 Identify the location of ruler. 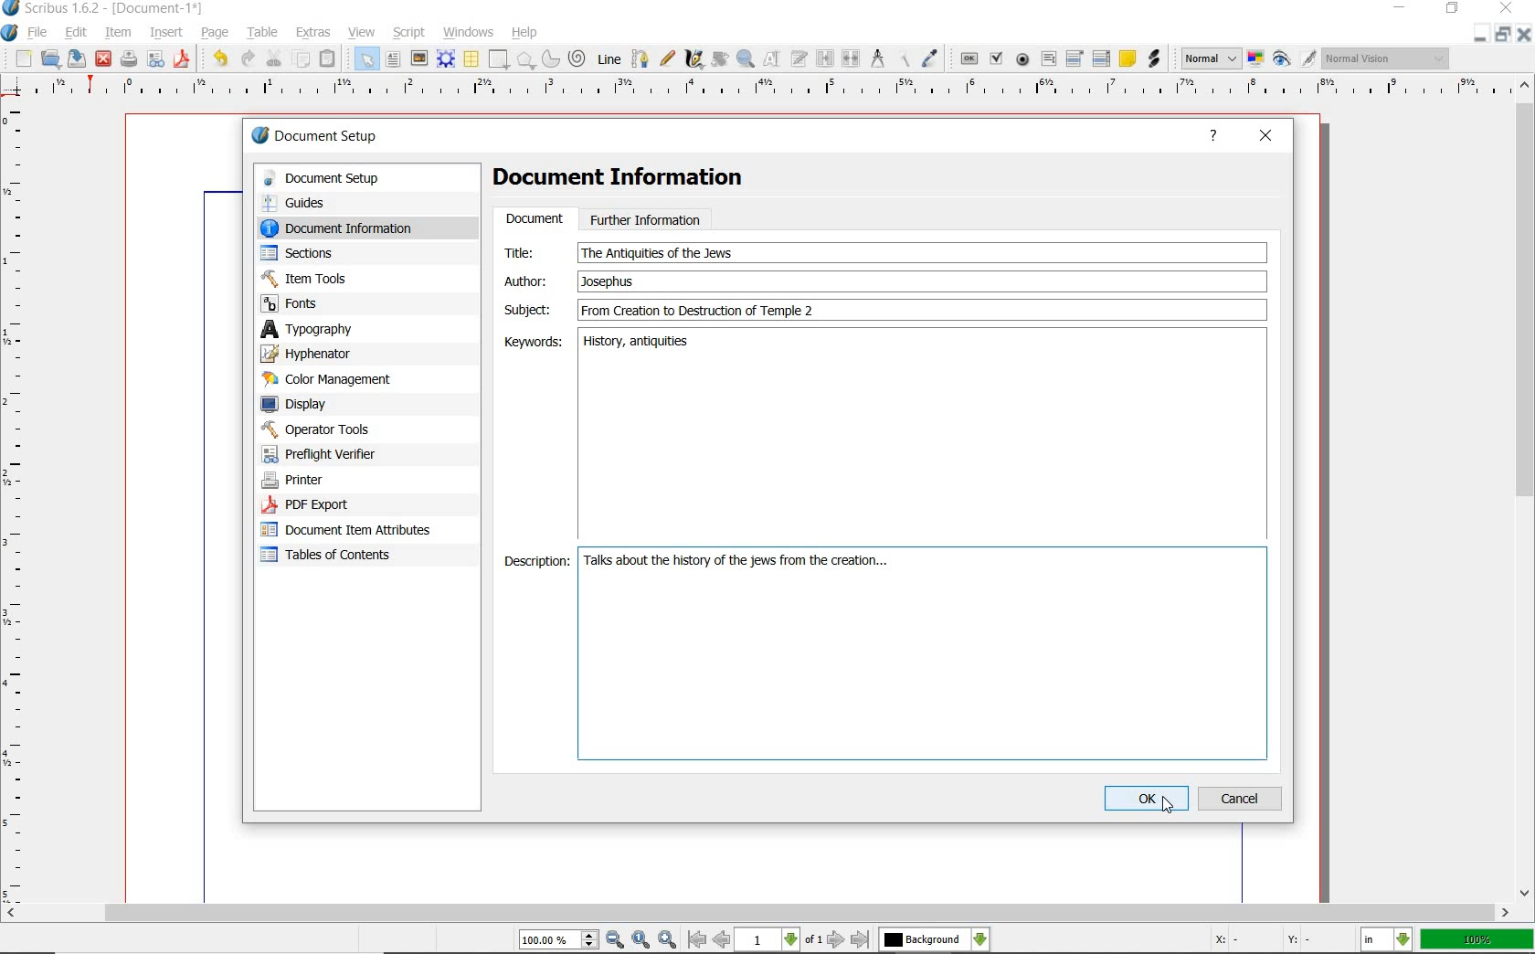
(775, 91).